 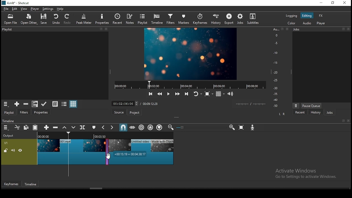 I want to click on jobs, so click(x=322, y=29).